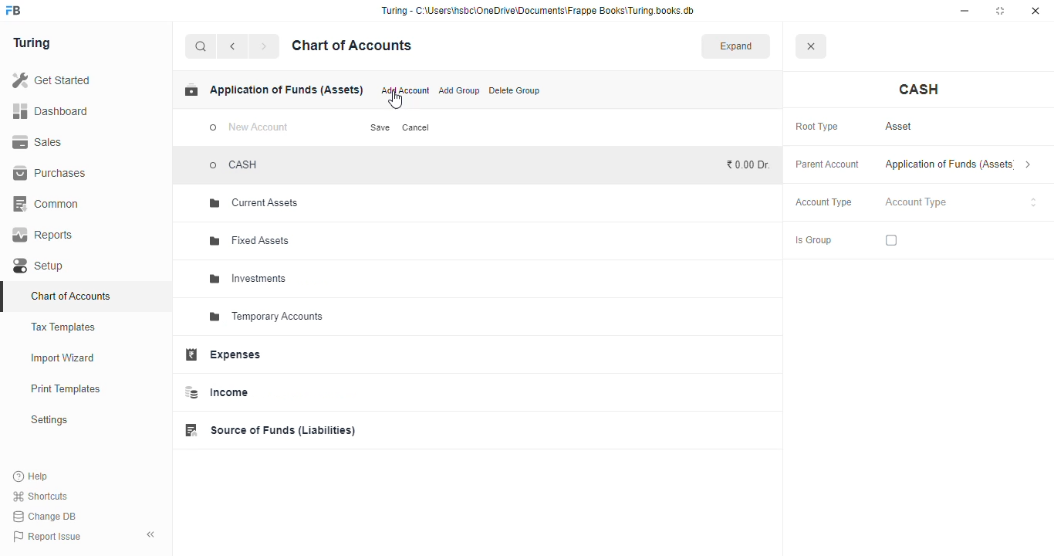 The image size is (1054, 556). What do you see at coordinates (251, 241) in the screenshot?
I see `fixed assets` at bounding box center [251, 241].